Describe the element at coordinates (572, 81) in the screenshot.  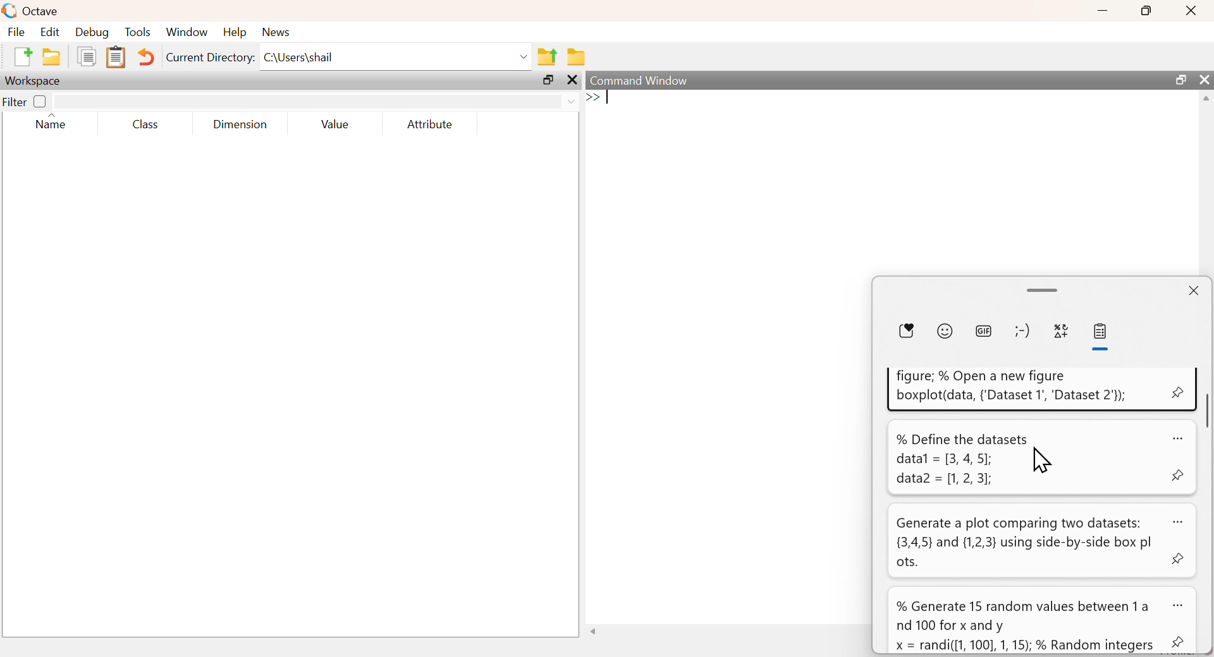
I see `close` at that location.